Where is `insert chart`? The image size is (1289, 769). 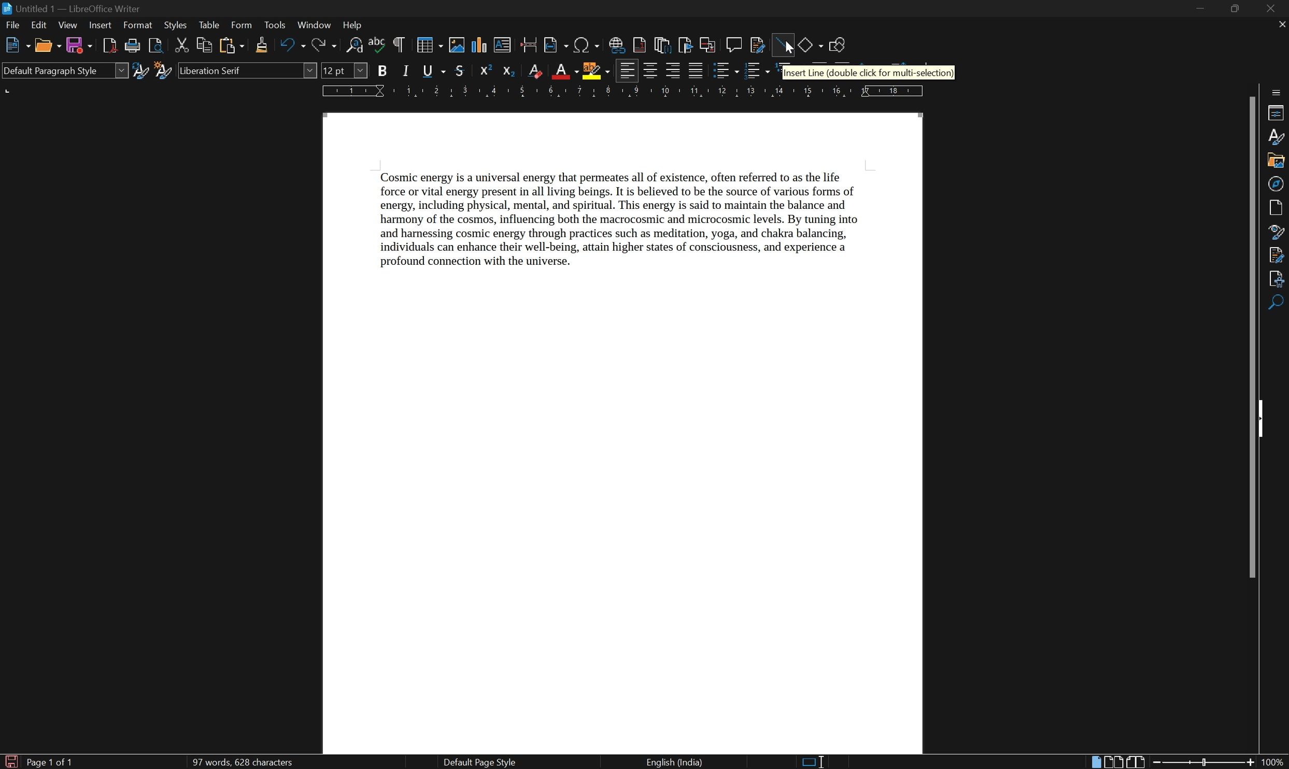 insert chart is located at coordinates (480, 45).